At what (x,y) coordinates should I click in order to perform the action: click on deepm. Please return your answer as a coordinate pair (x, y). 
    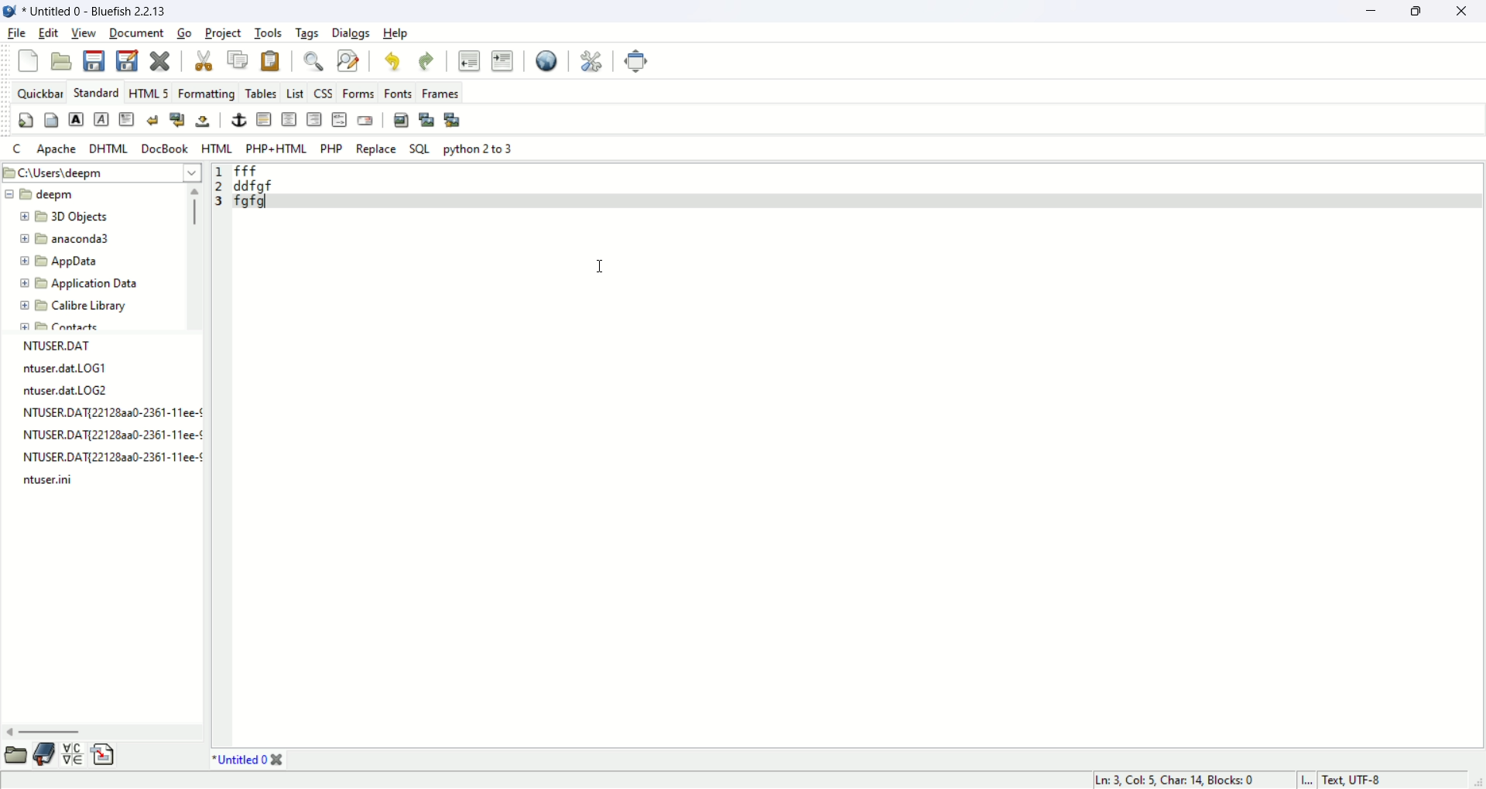
    Looking at the image, I should click on (41, 194).